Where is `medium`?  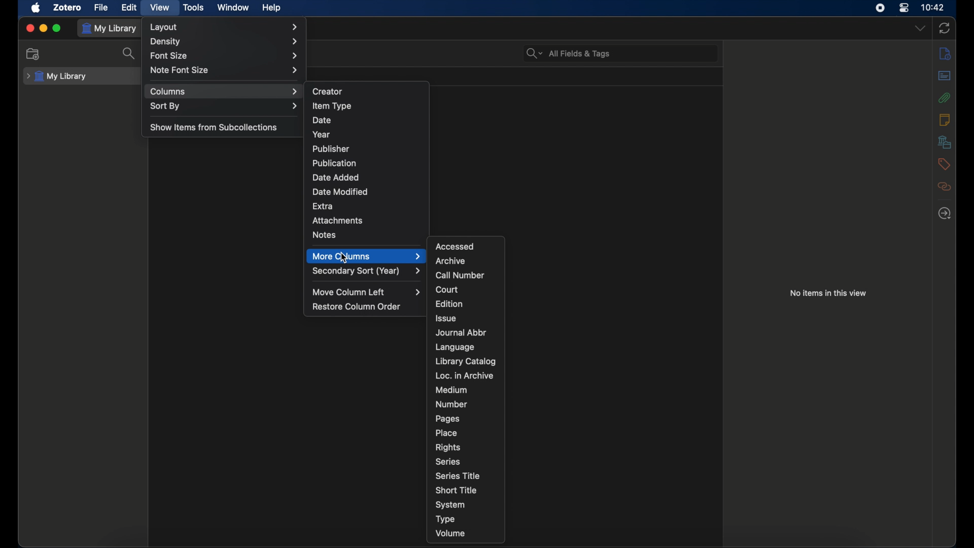
medium is located at coordinates (451, 390).